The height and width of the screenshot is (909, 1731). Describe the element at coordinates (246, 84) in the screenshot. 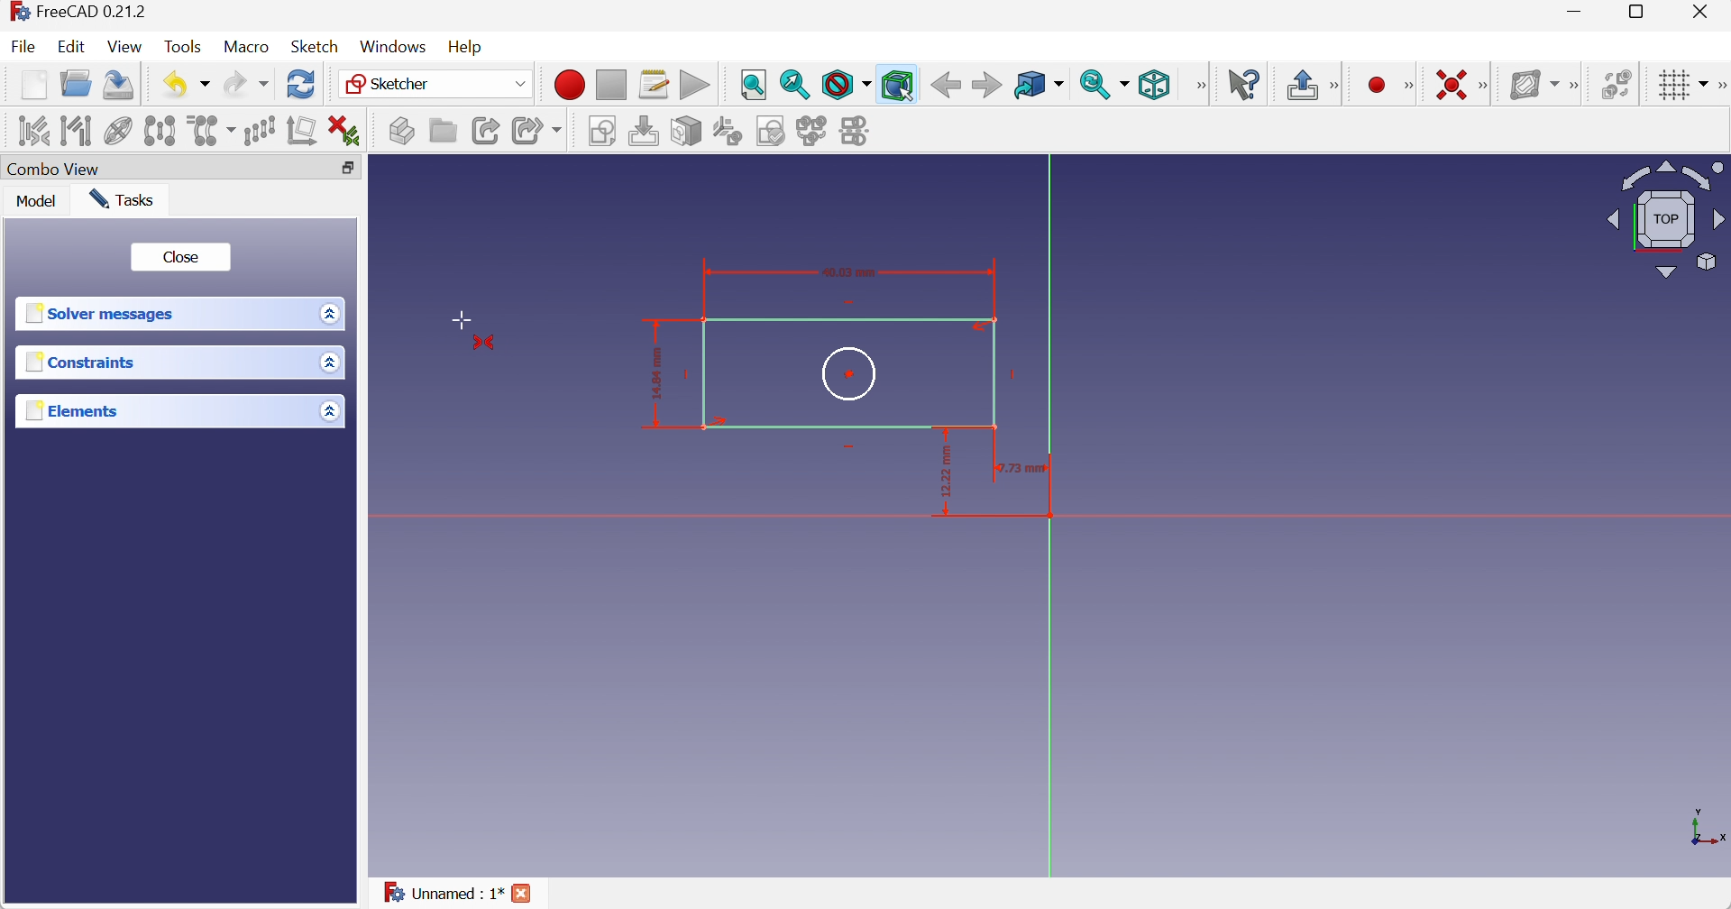

I see `Redo` at that location.